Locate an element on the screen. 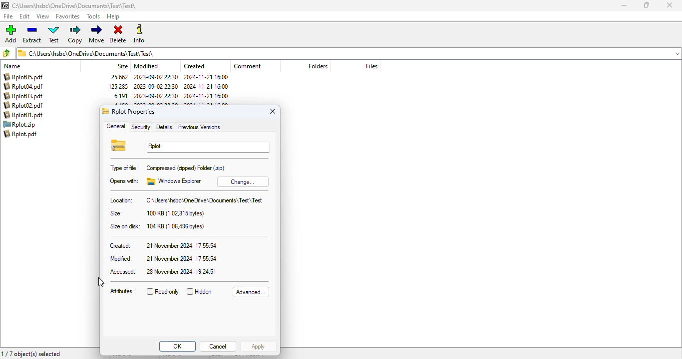 This screenshot has width=682, height=359. 1/7 object(s) selected is located at coordinates (31, 354).